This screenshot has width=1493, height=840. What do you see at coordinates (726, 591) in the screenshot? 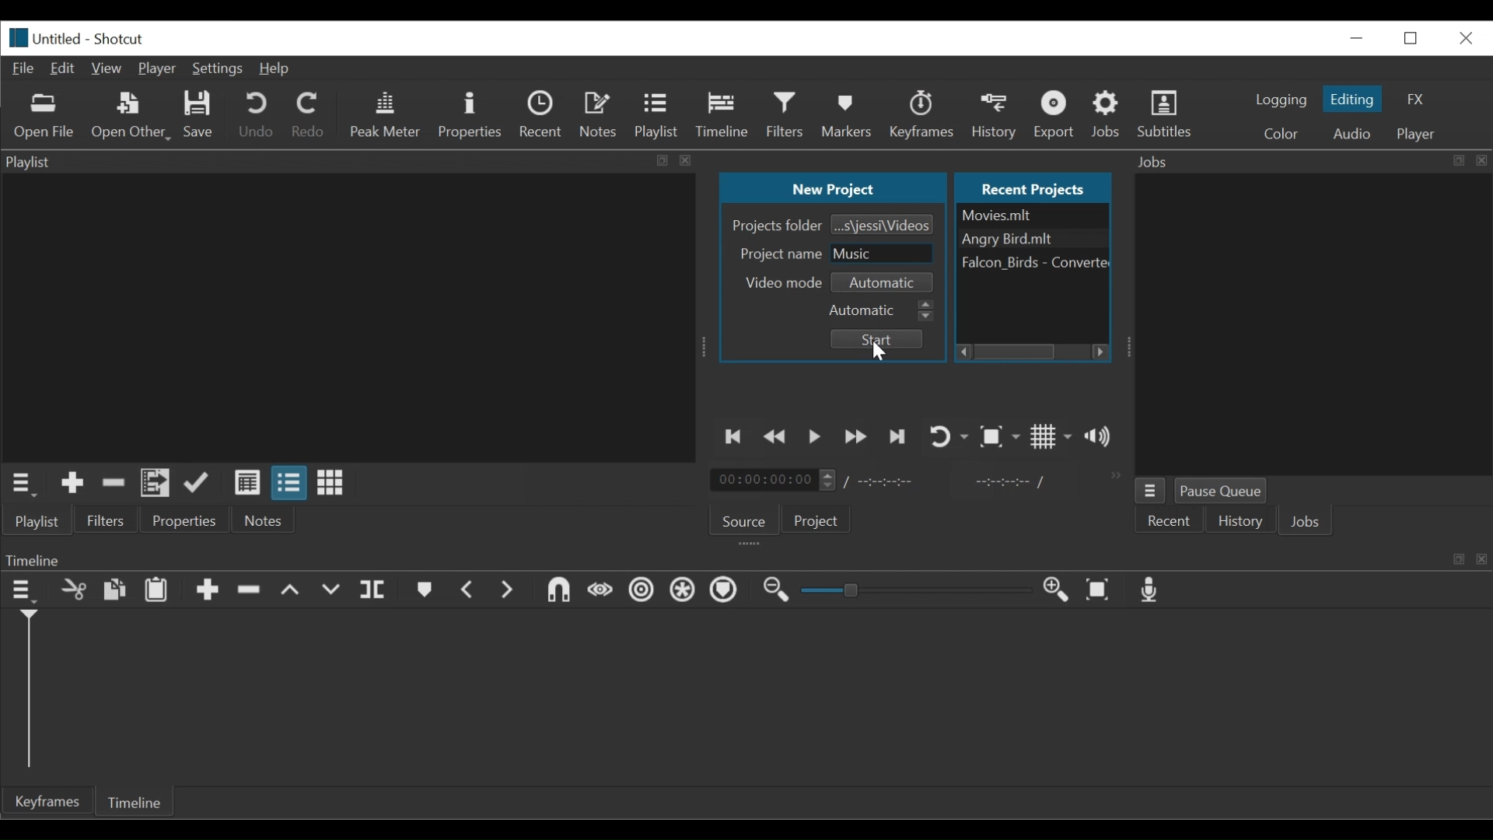
I see `Ripple Markers` at bounding box center [726, 591].